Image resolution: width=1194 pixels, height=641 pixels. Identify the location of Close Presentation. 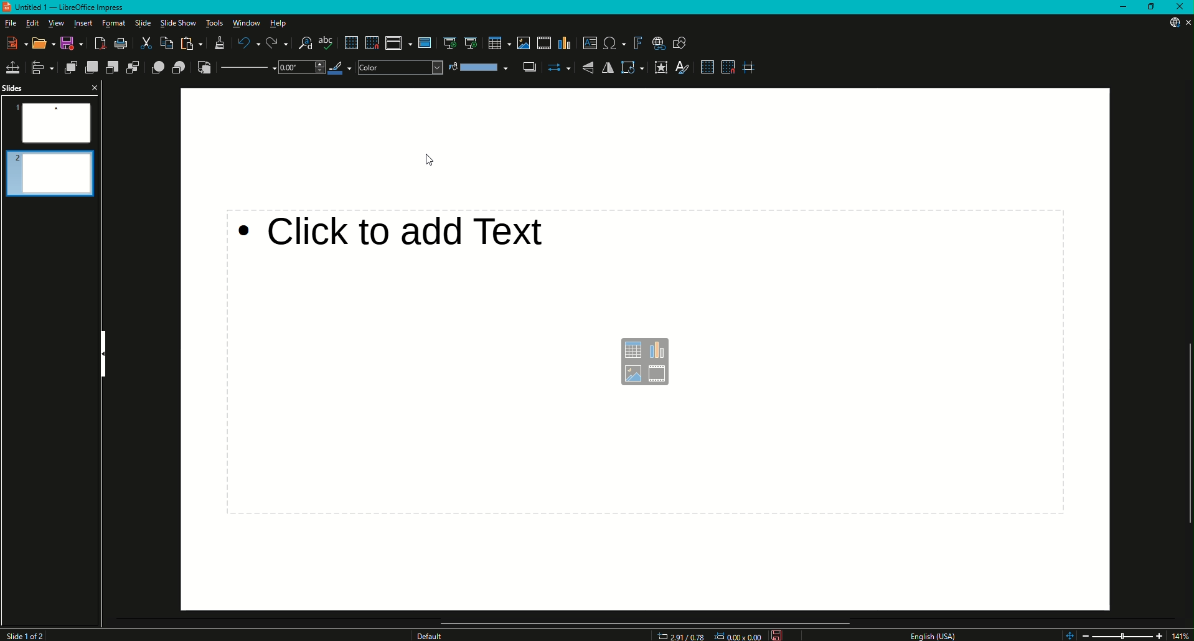
(1185, 22).